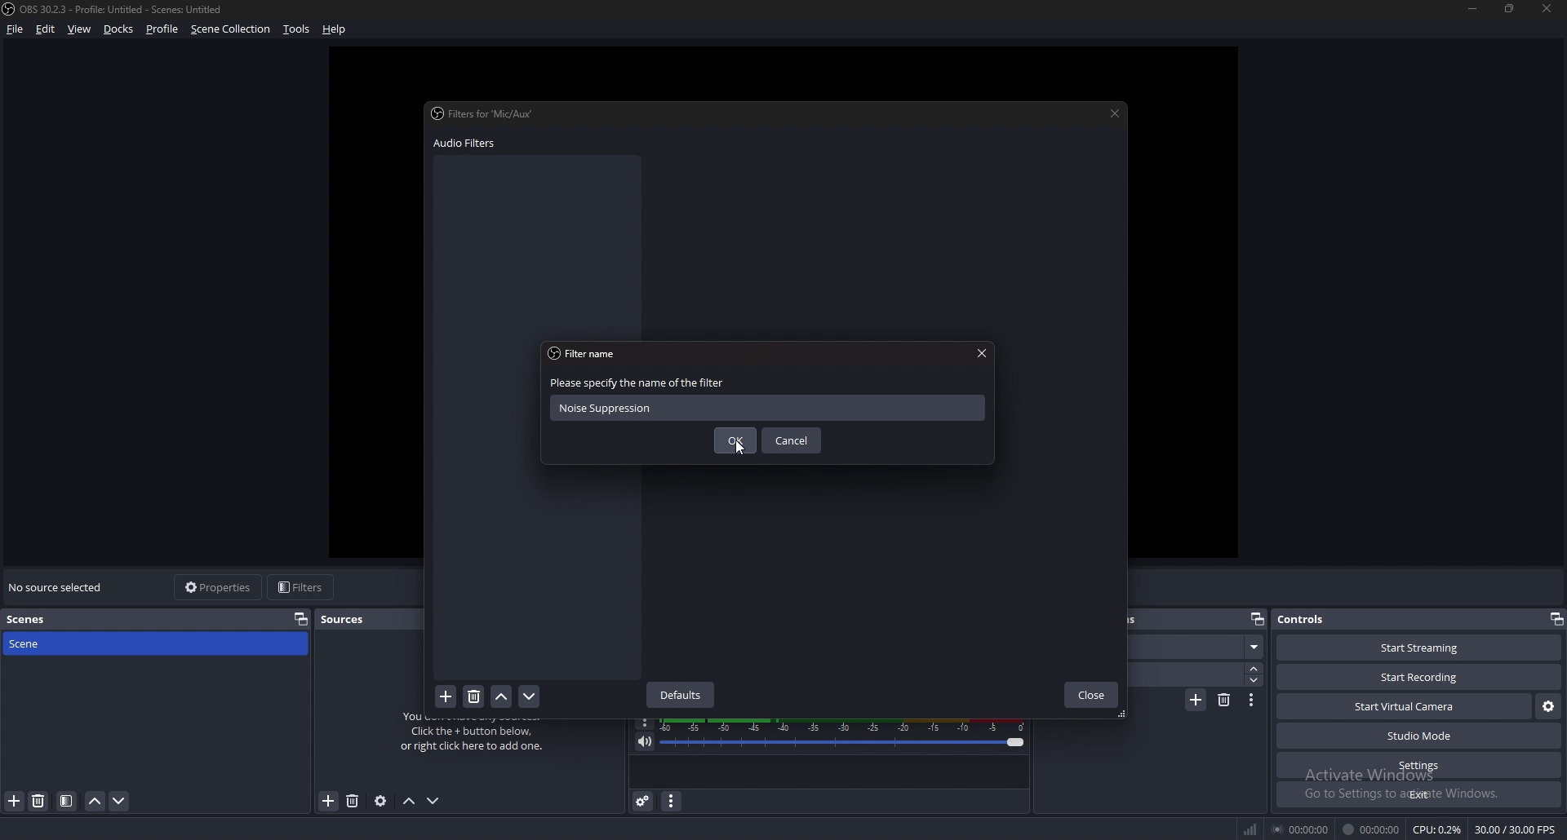 The width and height of the screenshot is (1567, 840). I want to click on start streaming, so click(1418, 648).